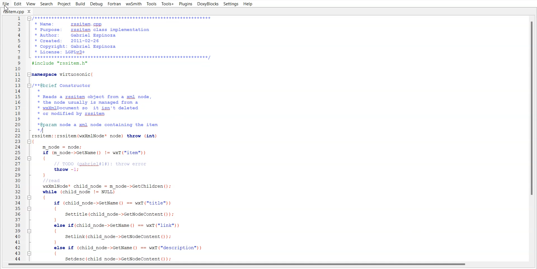 The width and height of the screenshot is (537, 269). What do you see at coordinates (231, 4) in the screenshot?
I see `Settings` at bounding box center [231, 4].